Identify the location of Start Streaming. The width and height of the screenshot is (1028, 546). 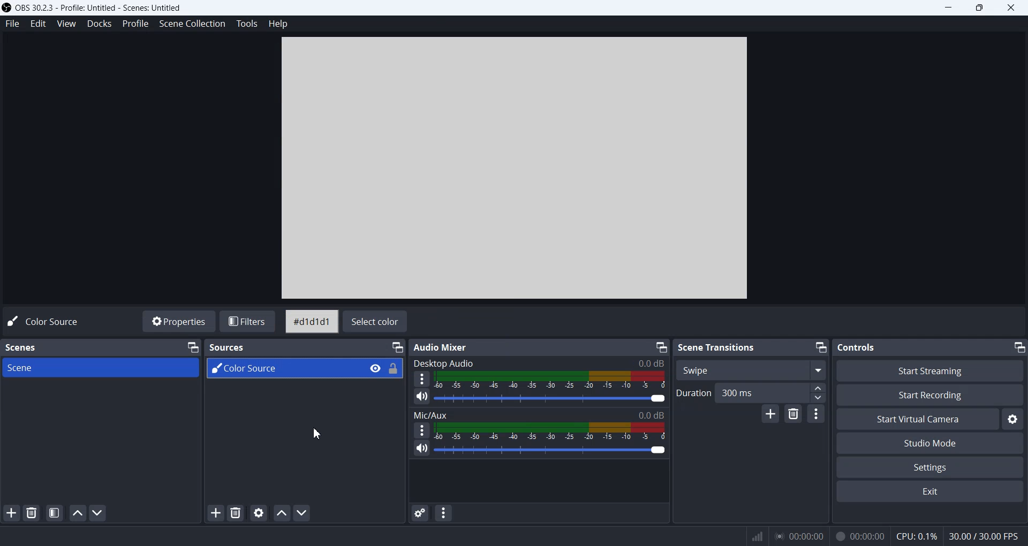
(929, 370).